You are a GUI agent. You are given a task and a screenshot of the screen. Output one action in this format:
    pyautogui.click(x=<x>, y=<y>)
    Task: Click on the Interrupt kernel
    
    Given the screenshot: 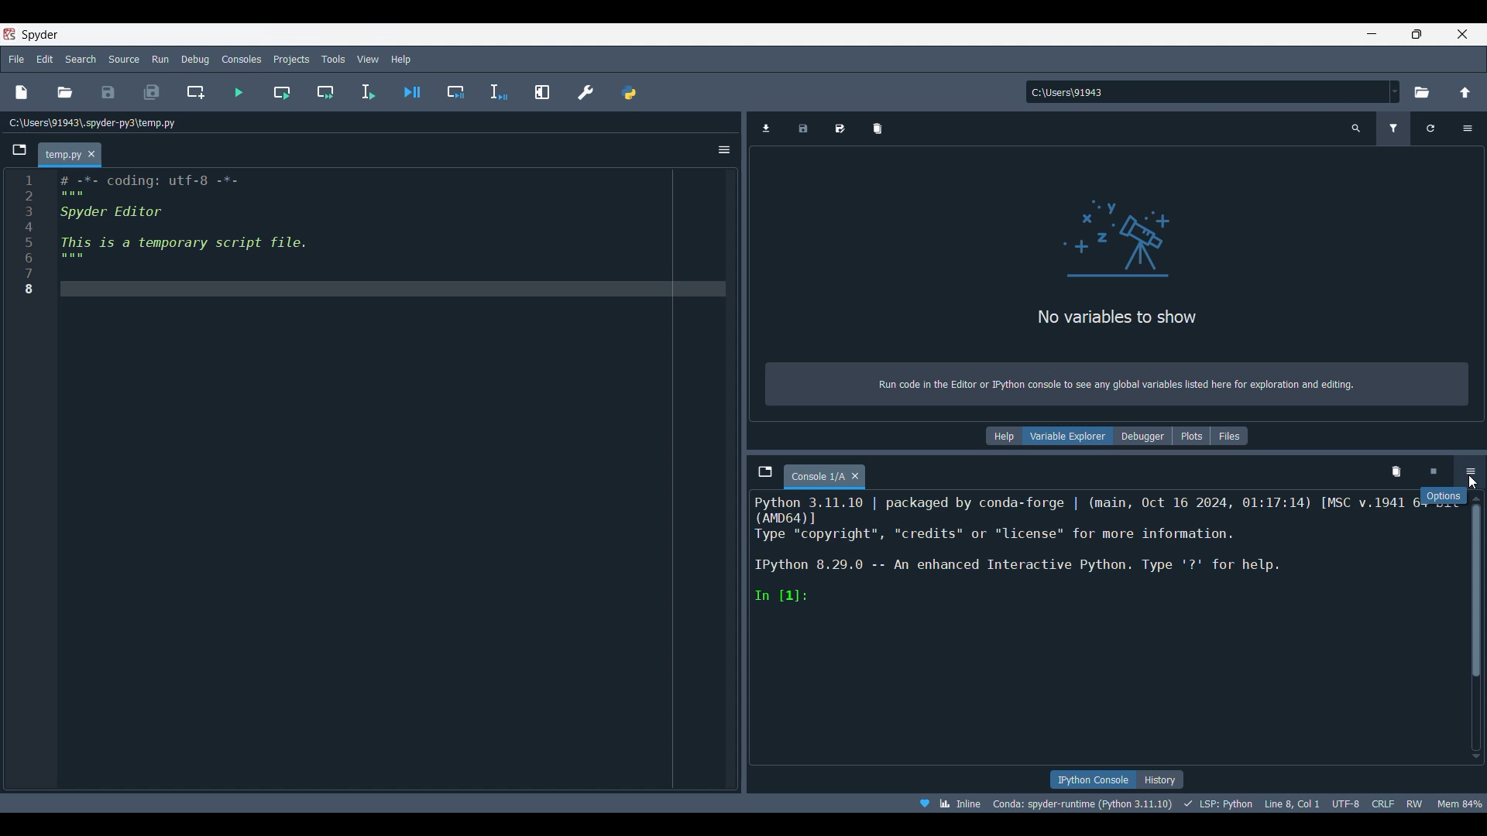 What is the action you would take?
    pyautogui.click(x=1433, y=471)
    